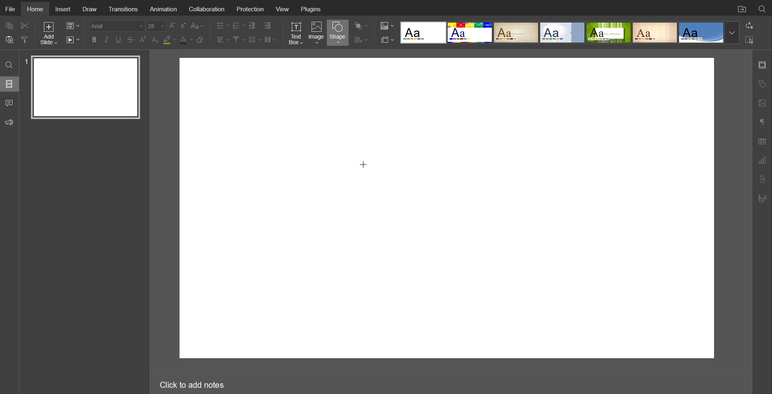  What do you see at coordinates (318, 33) in the screenshot?
I see `Image` at bounding box center [318, 33].